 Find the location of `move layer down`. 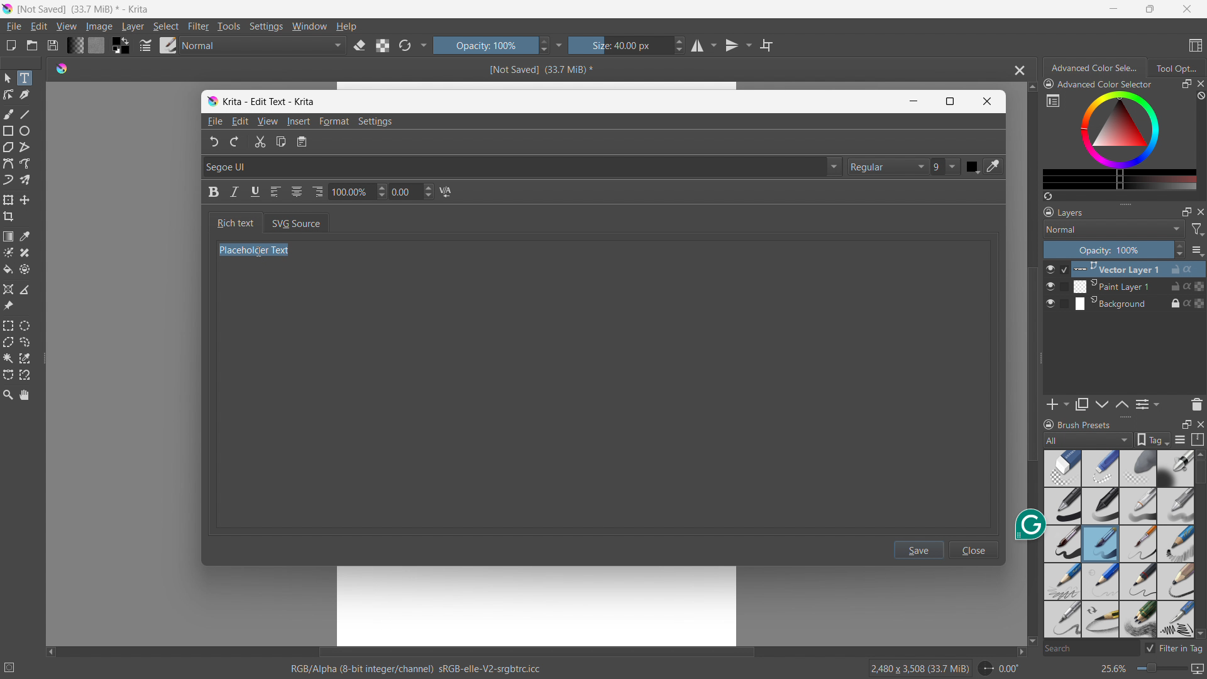

move layer down is located at coordinates (1122, 404).